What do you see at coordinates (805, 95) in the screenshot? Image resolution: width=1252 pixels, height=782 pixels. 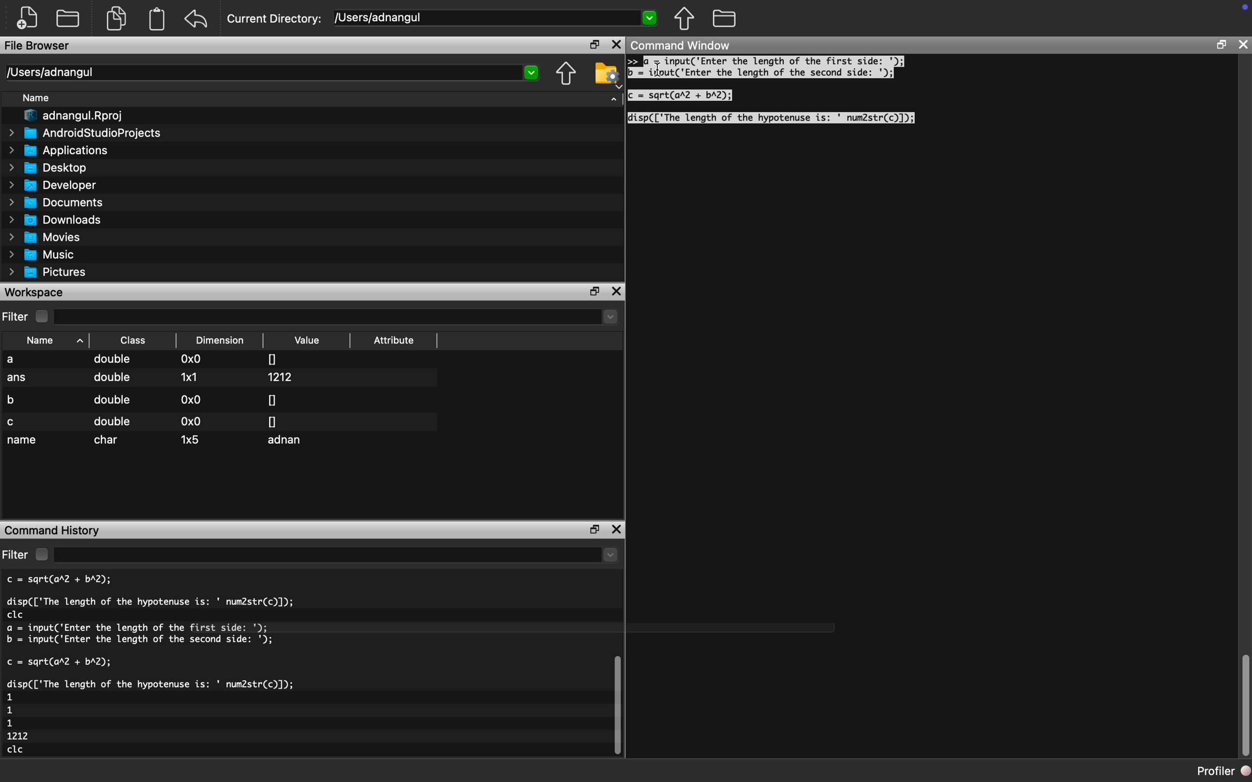 I see `a = input('Enter the length of the first side: ');
= ijoutC Enter the length of the second side: ');

= sqrt(ar2 + bA2);

isp(['The length of the hypotenuse is: ' num2str(c)]);` at bounding box center [805, 95].